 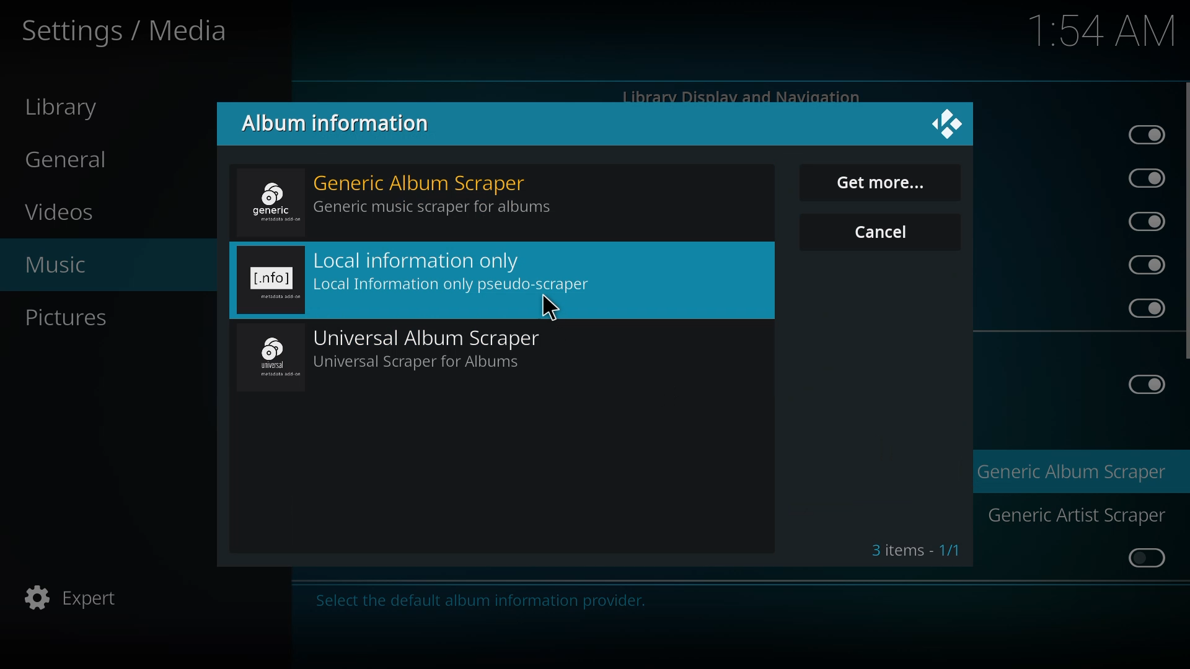 I want to click on videos, so click(x=64, y=212).